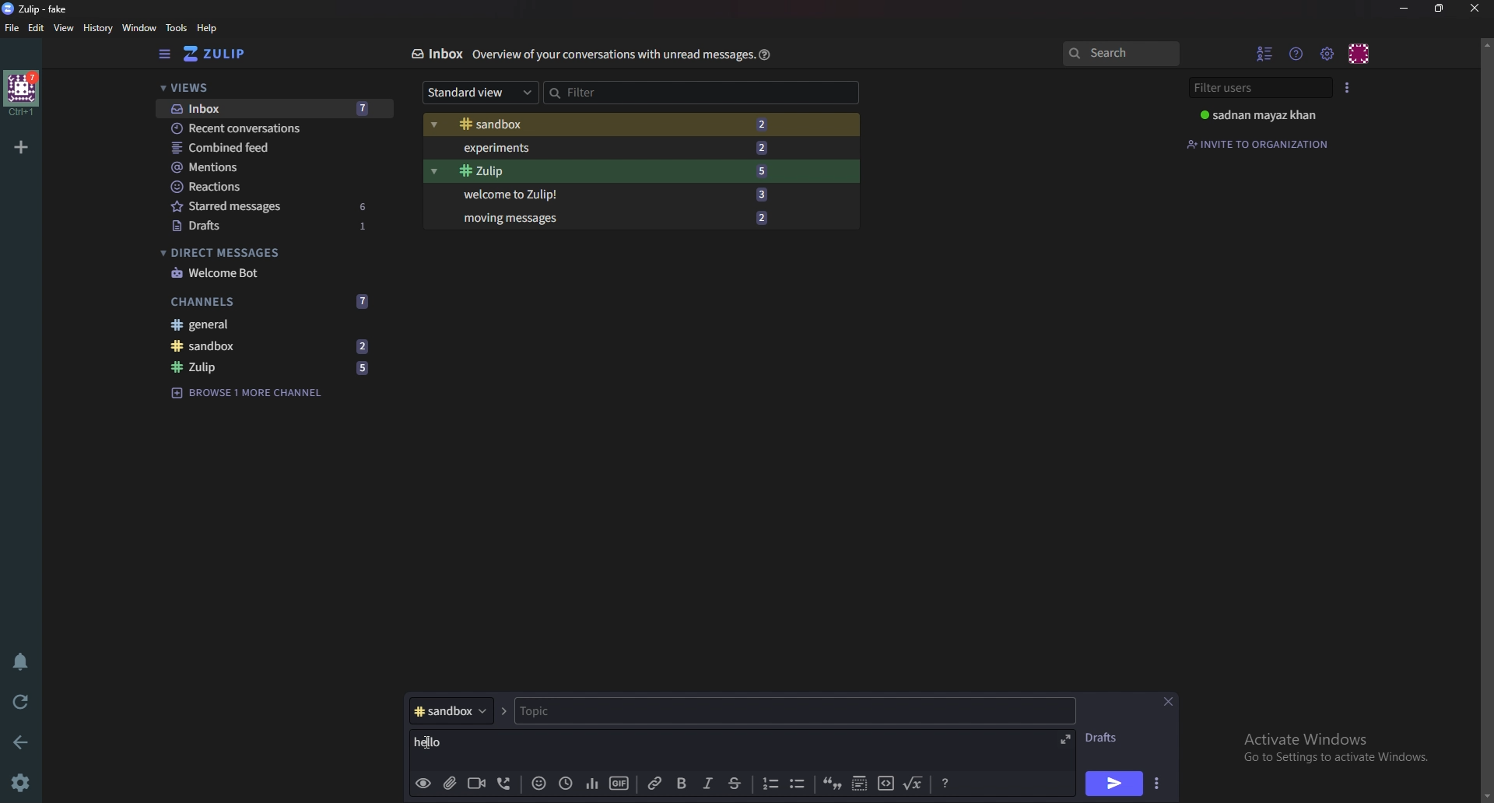  Describe the element at coordinates (22, 661) in the screenshot. I see `Enable do not disturb` at that location.